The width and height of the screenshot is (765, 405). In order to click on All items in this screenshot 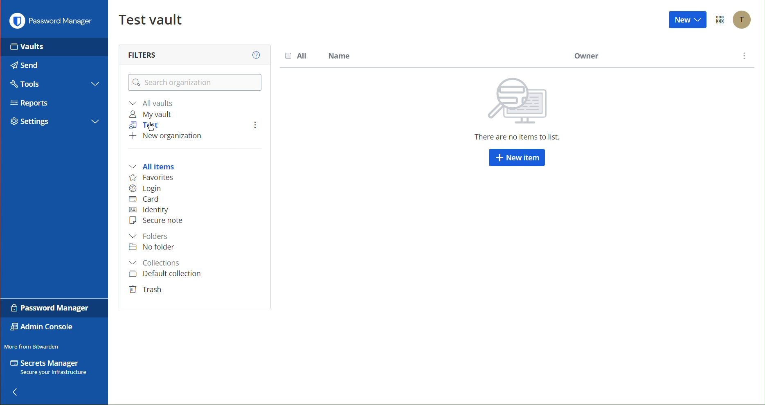, I will do `click(152, 167)`.